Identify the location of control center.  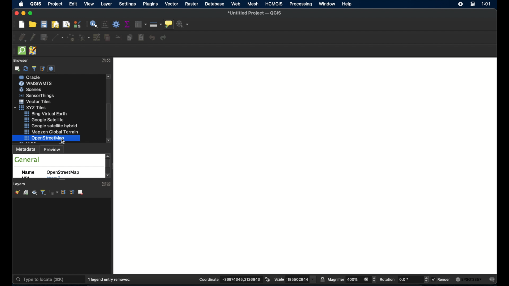
(473, 5).